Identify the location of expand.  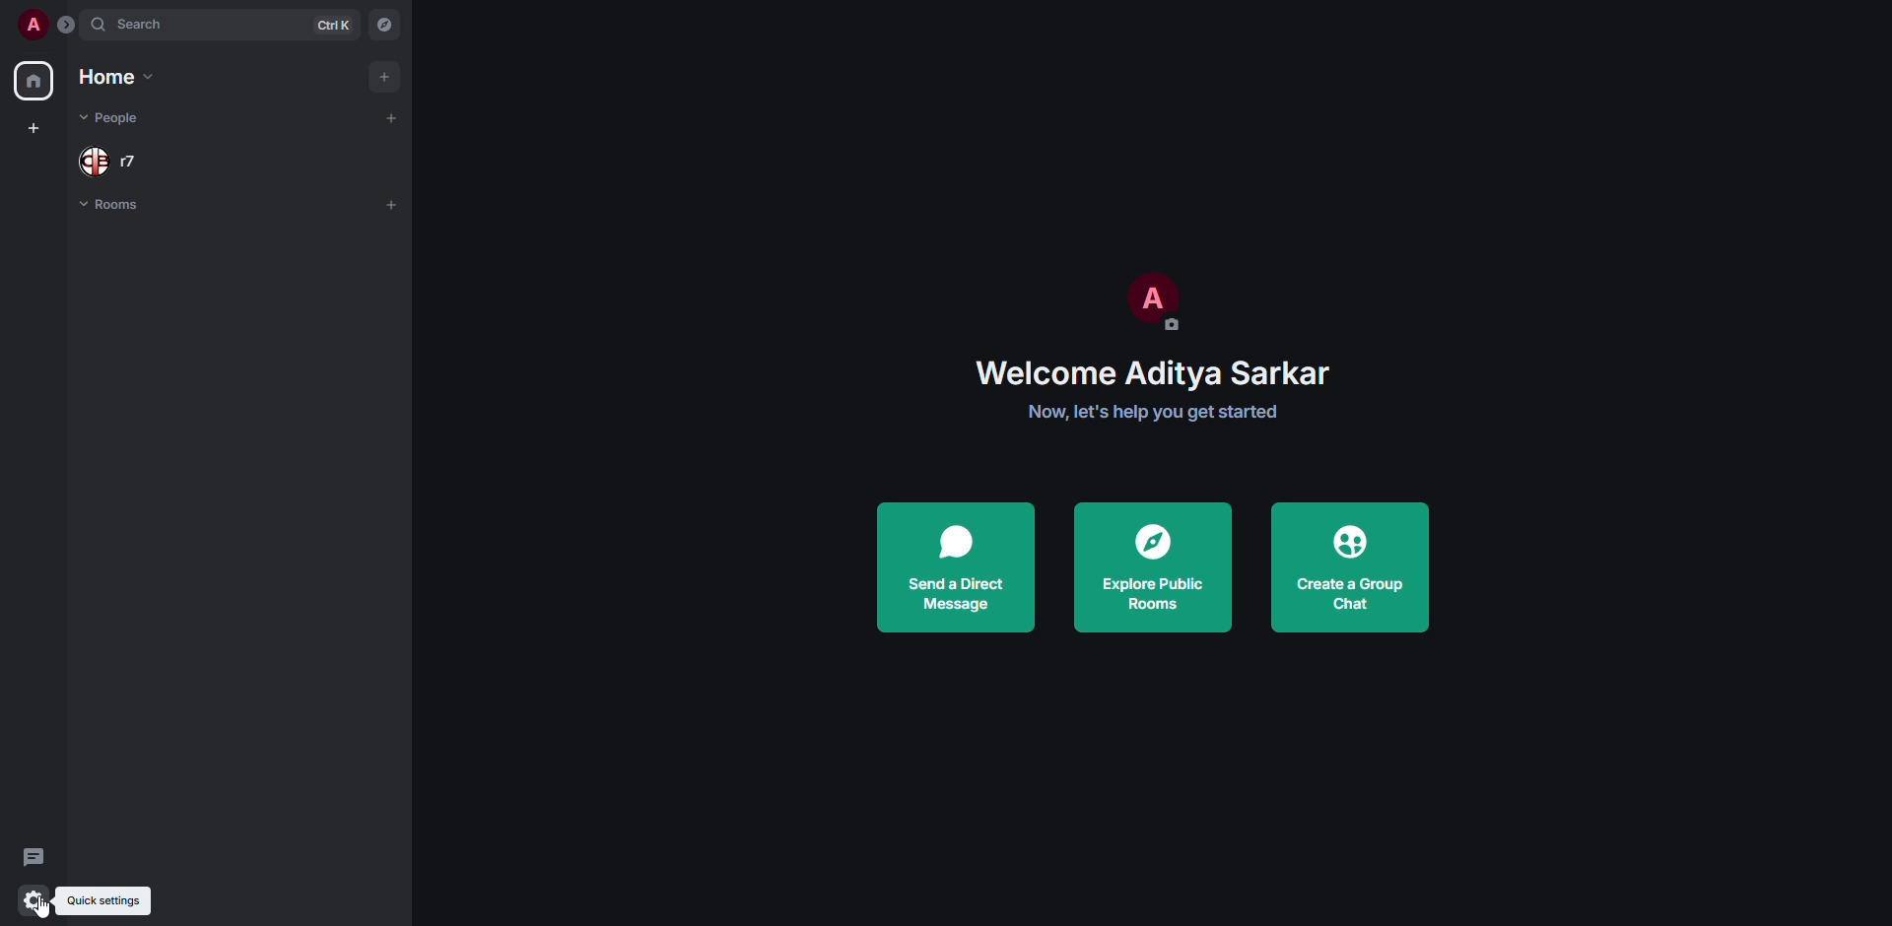
(69, 26).